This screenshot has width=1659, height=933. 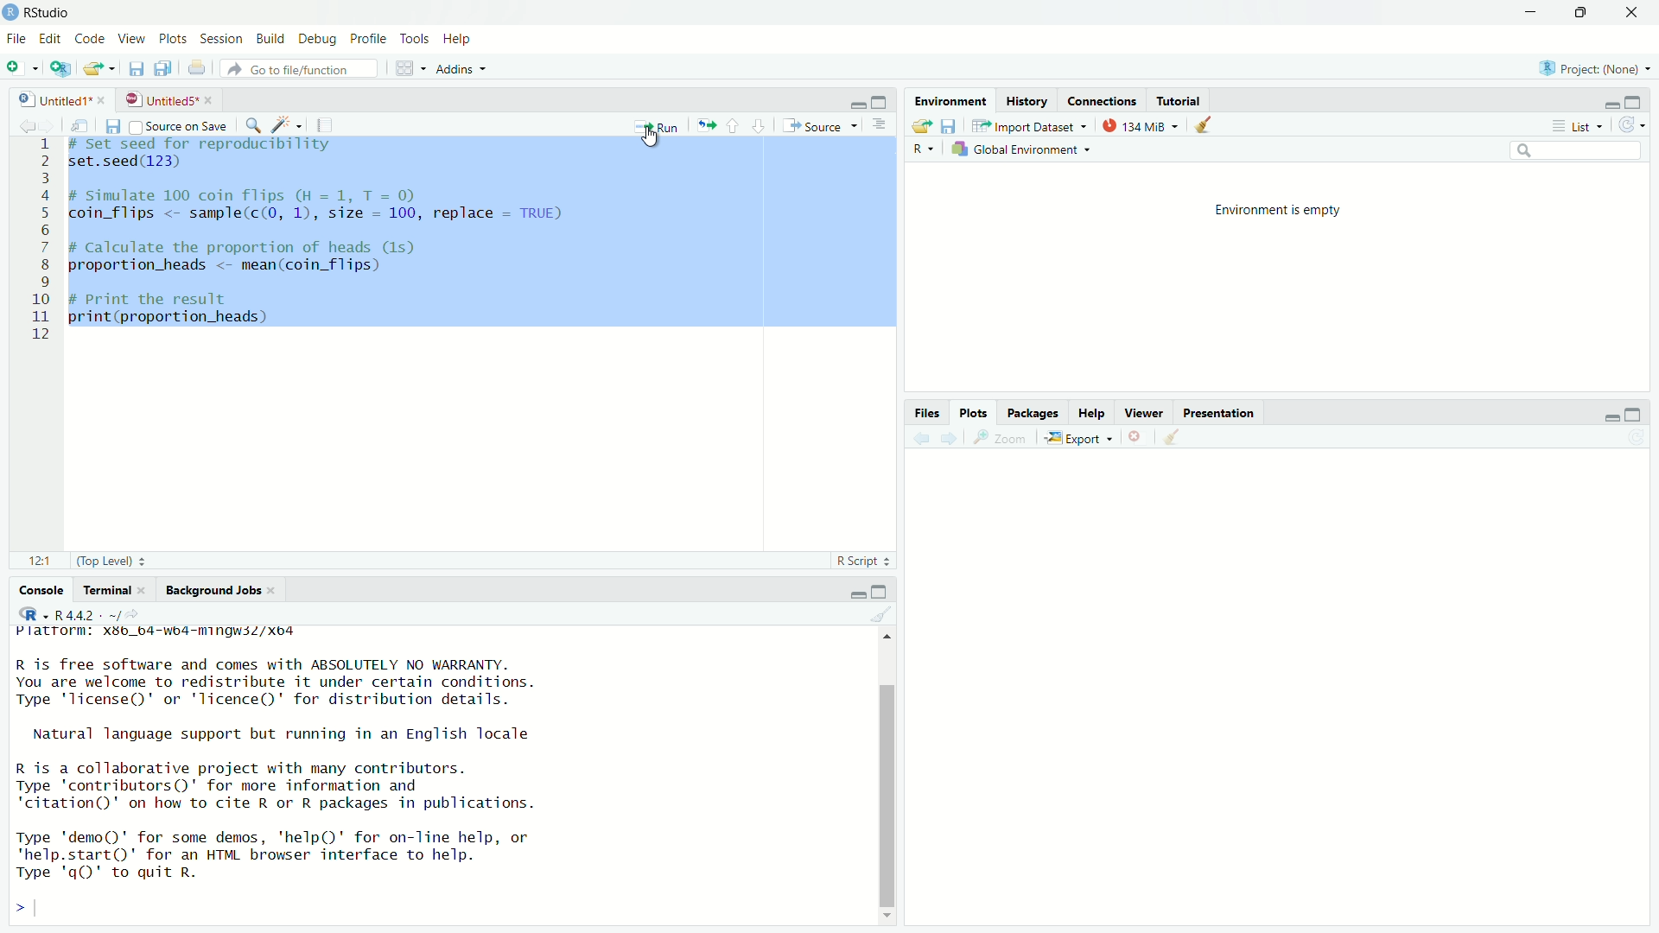 What do you see at coordinates (652, 135) in the screenshot?
I see `cursor` at bounding box center [652, 135].